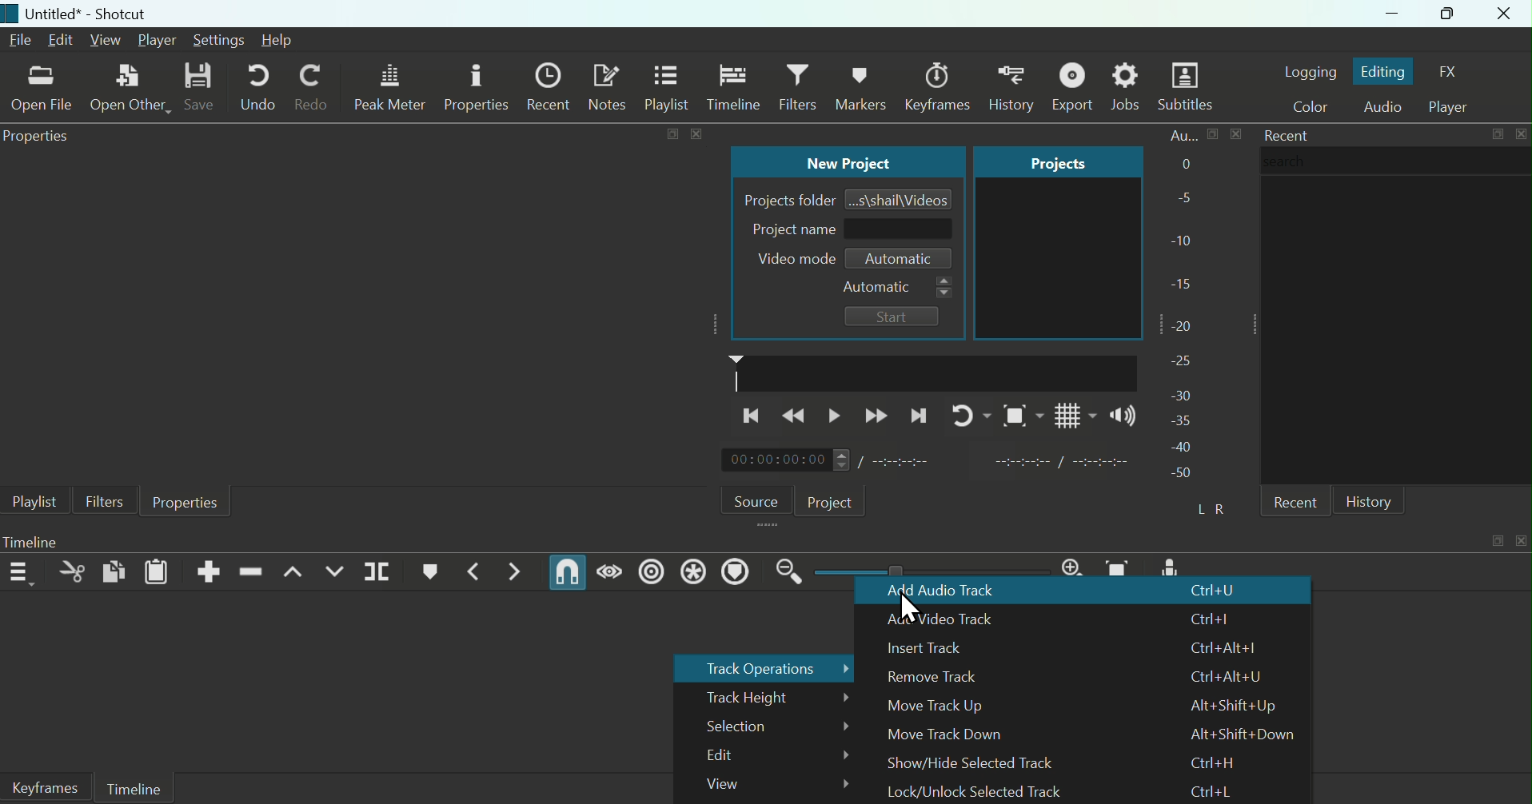 This screenshot has height=804, width=1532. I want to click on Keyframes, so click(1010, 84).